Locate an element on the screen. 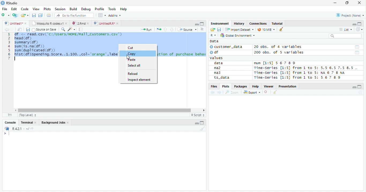  df is located at coordinates (216, 52).